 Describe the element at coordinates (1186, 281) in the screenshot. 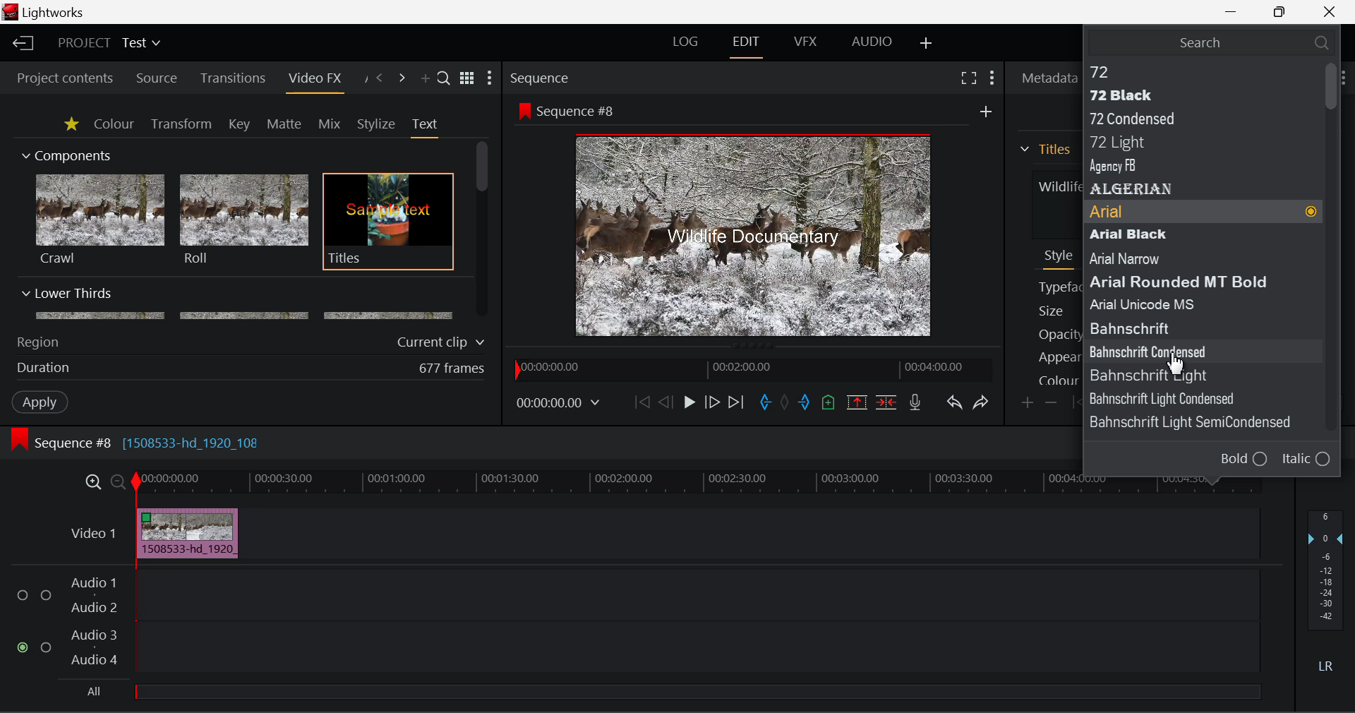

I see `Arial Rounded MT Bold` at that location.